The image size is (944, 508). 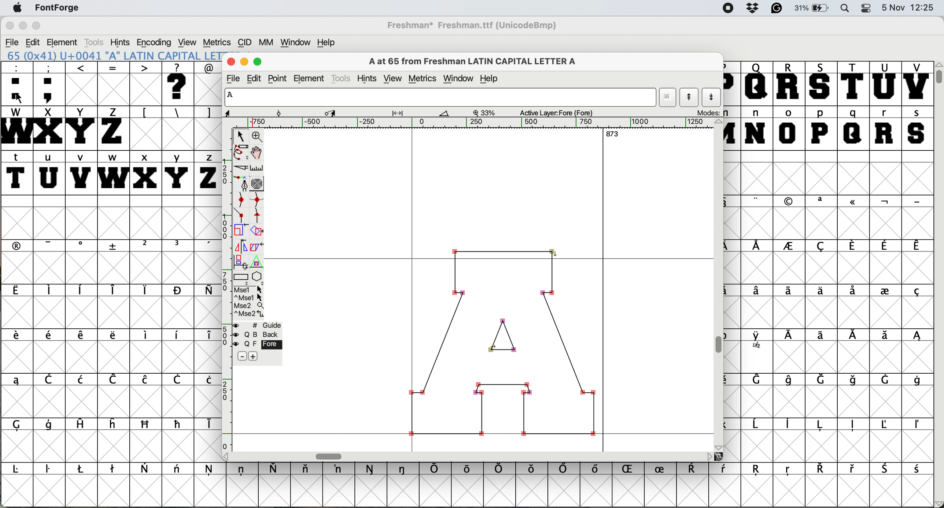 I want to click on select, so click(x=243, y=135).